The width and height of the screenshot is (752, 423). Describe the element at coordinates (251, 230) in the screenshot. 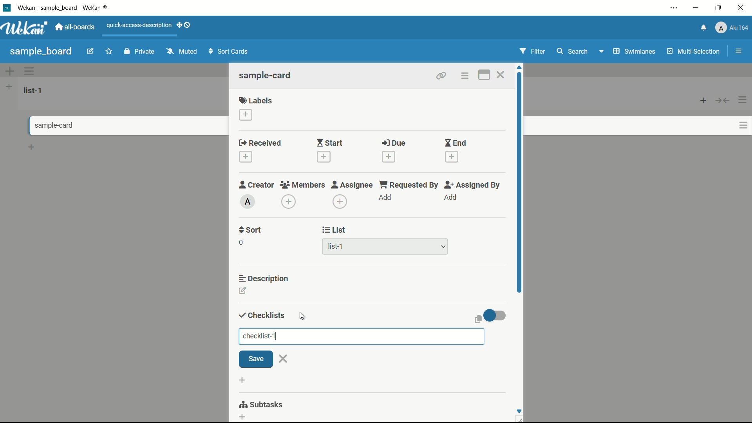

I see `sort` at that location.